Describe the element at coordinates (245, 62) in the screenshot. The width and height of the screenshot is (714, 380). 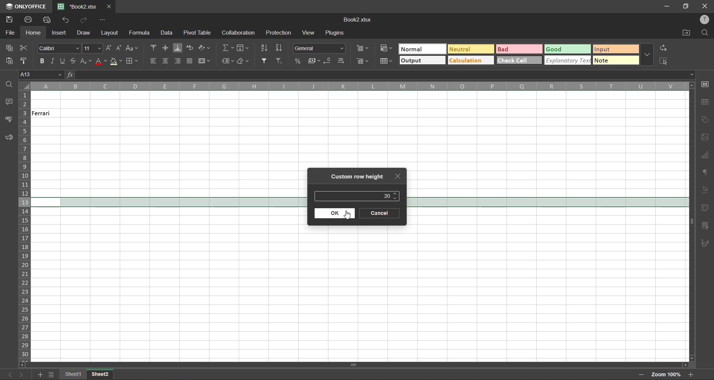
I see `clear` at that location.